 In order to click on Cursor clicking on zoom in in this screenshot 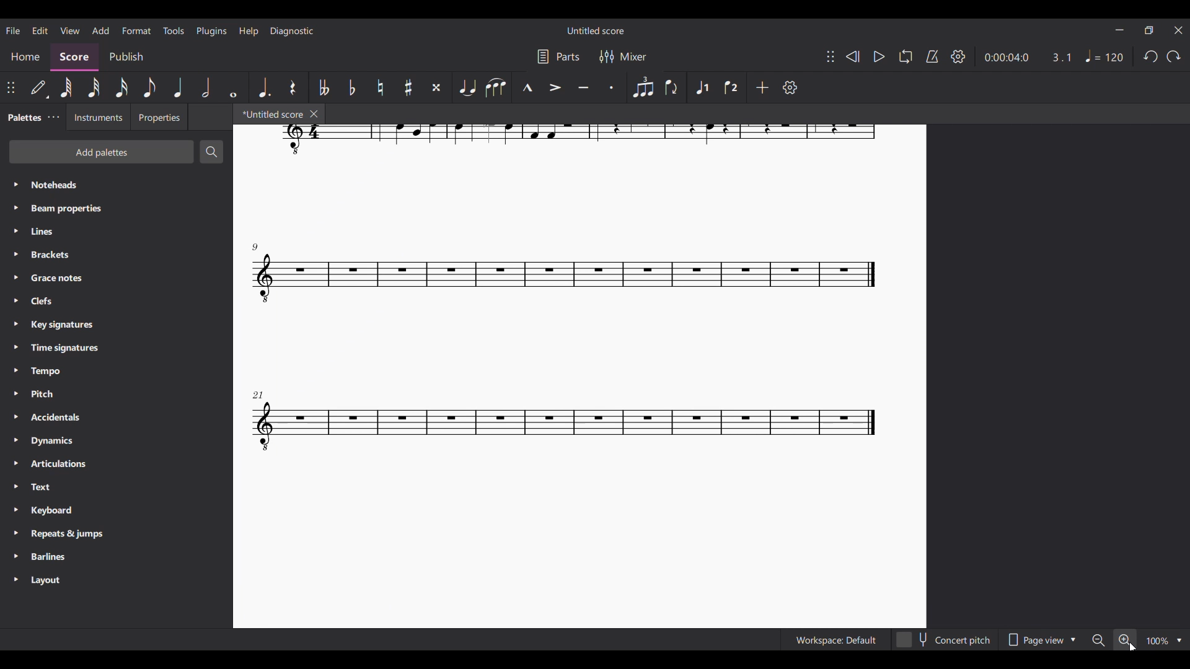, I will do `click(1132, 646)`.